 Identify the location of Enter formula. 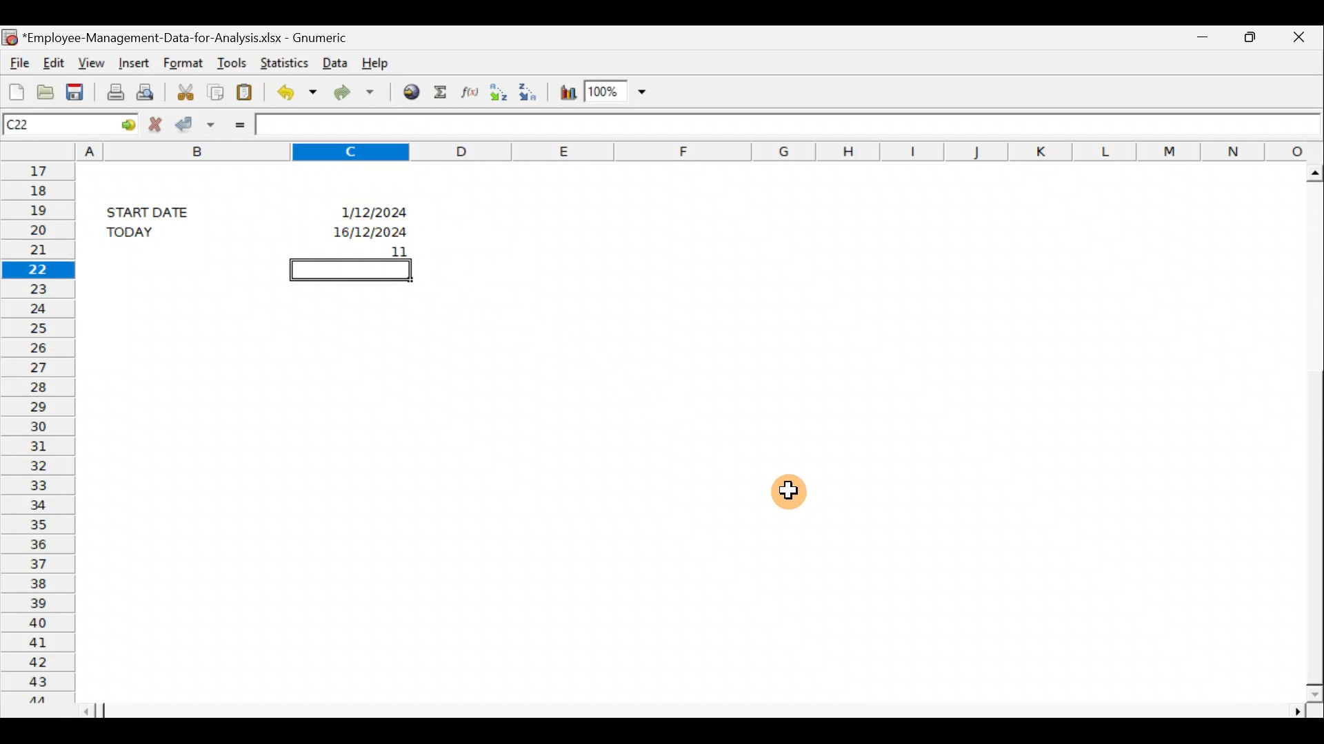
(237, 123).